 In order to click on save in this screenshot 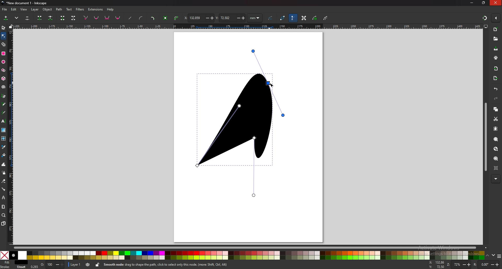, I will do `click(496, 49)`.